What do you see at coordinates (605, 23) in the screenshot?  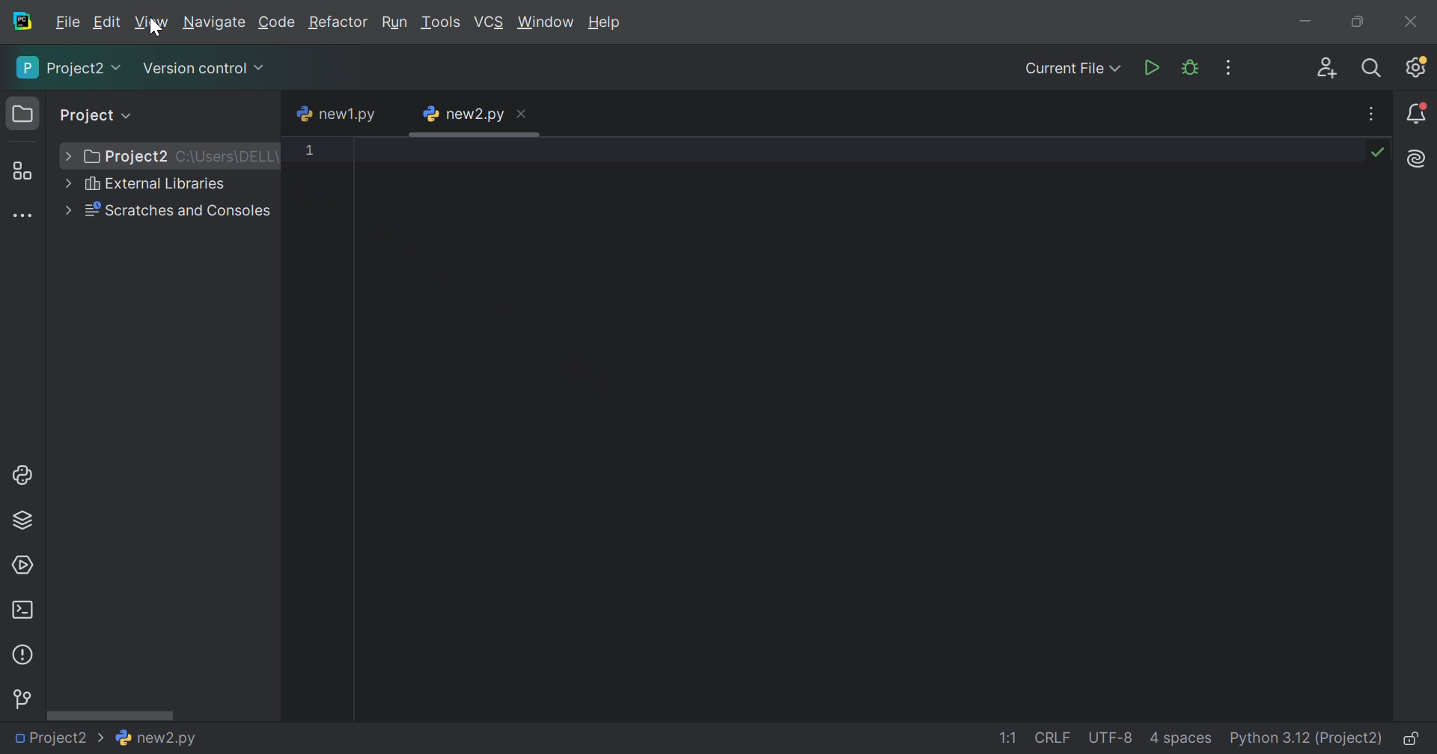 I see `Help` at bounding box center [605, 23].